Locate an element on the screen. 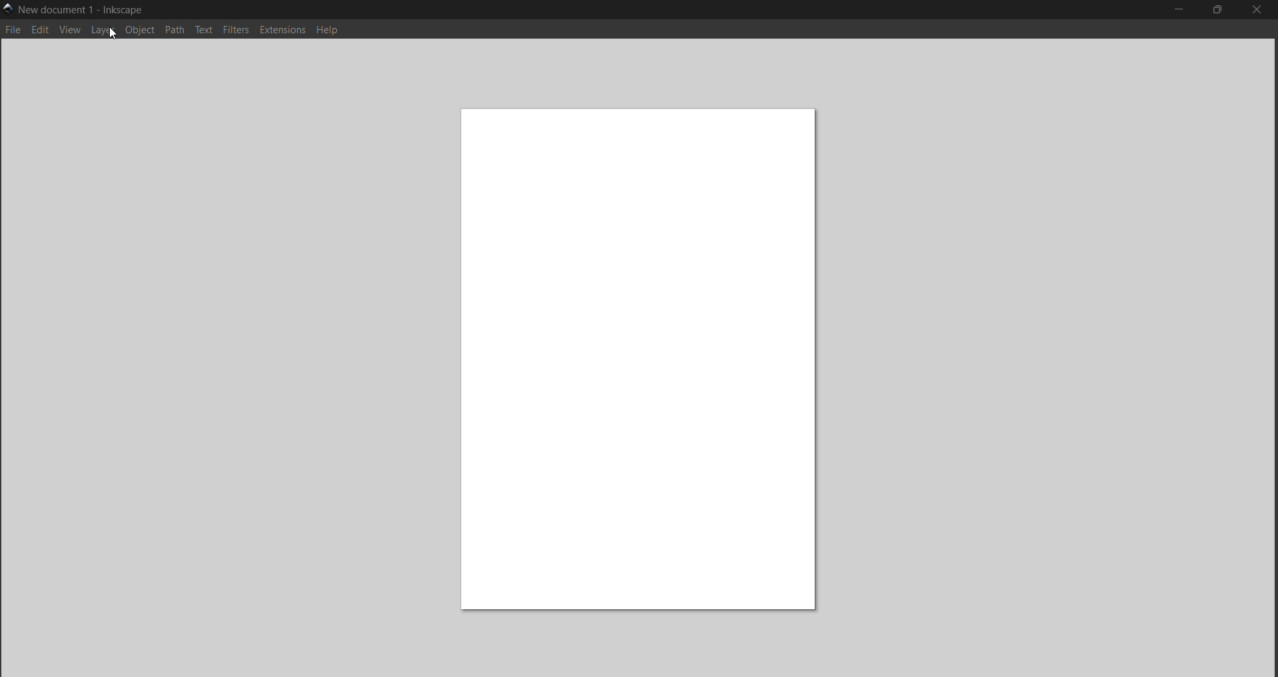 The width and height of the screenshot is (1278, 677). canvas is located at coordinates (642, 354).